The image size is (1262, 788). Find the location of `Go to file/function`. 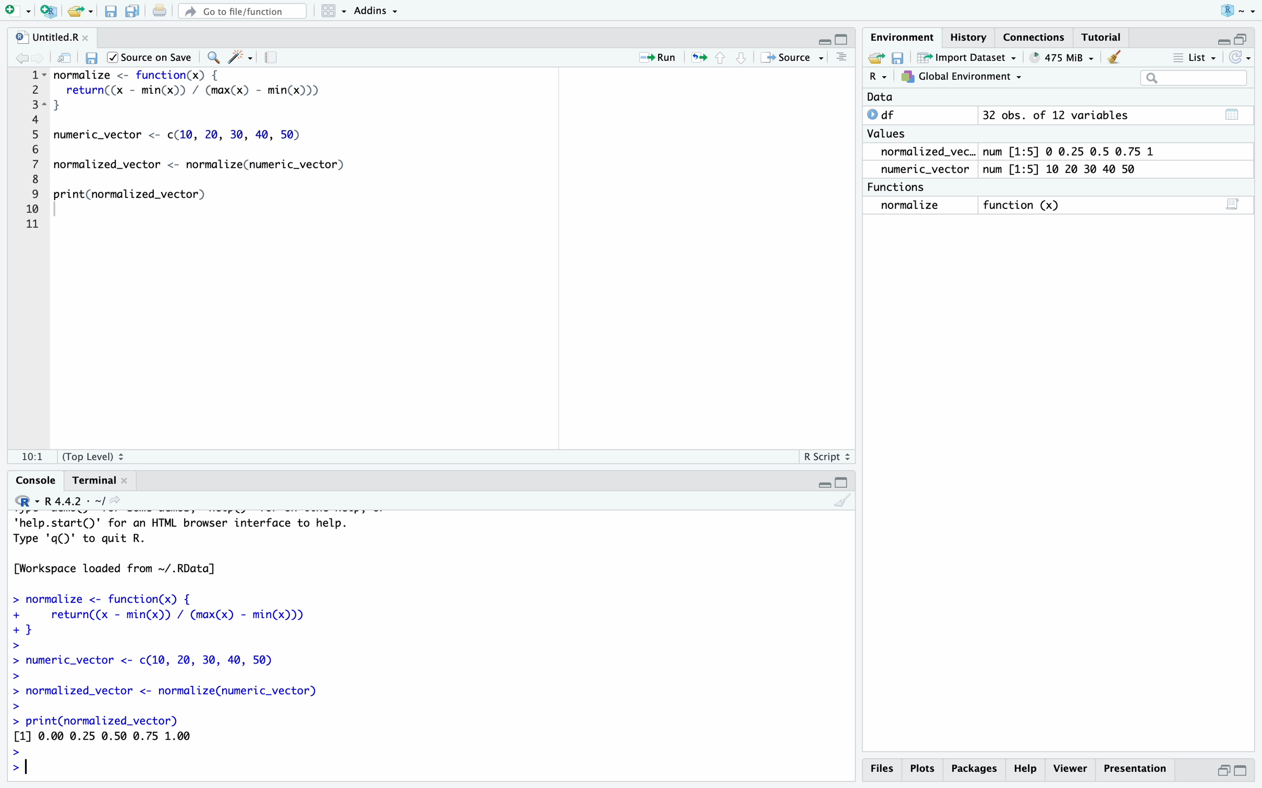

Go to file/function is located at coordinates (242, 13).